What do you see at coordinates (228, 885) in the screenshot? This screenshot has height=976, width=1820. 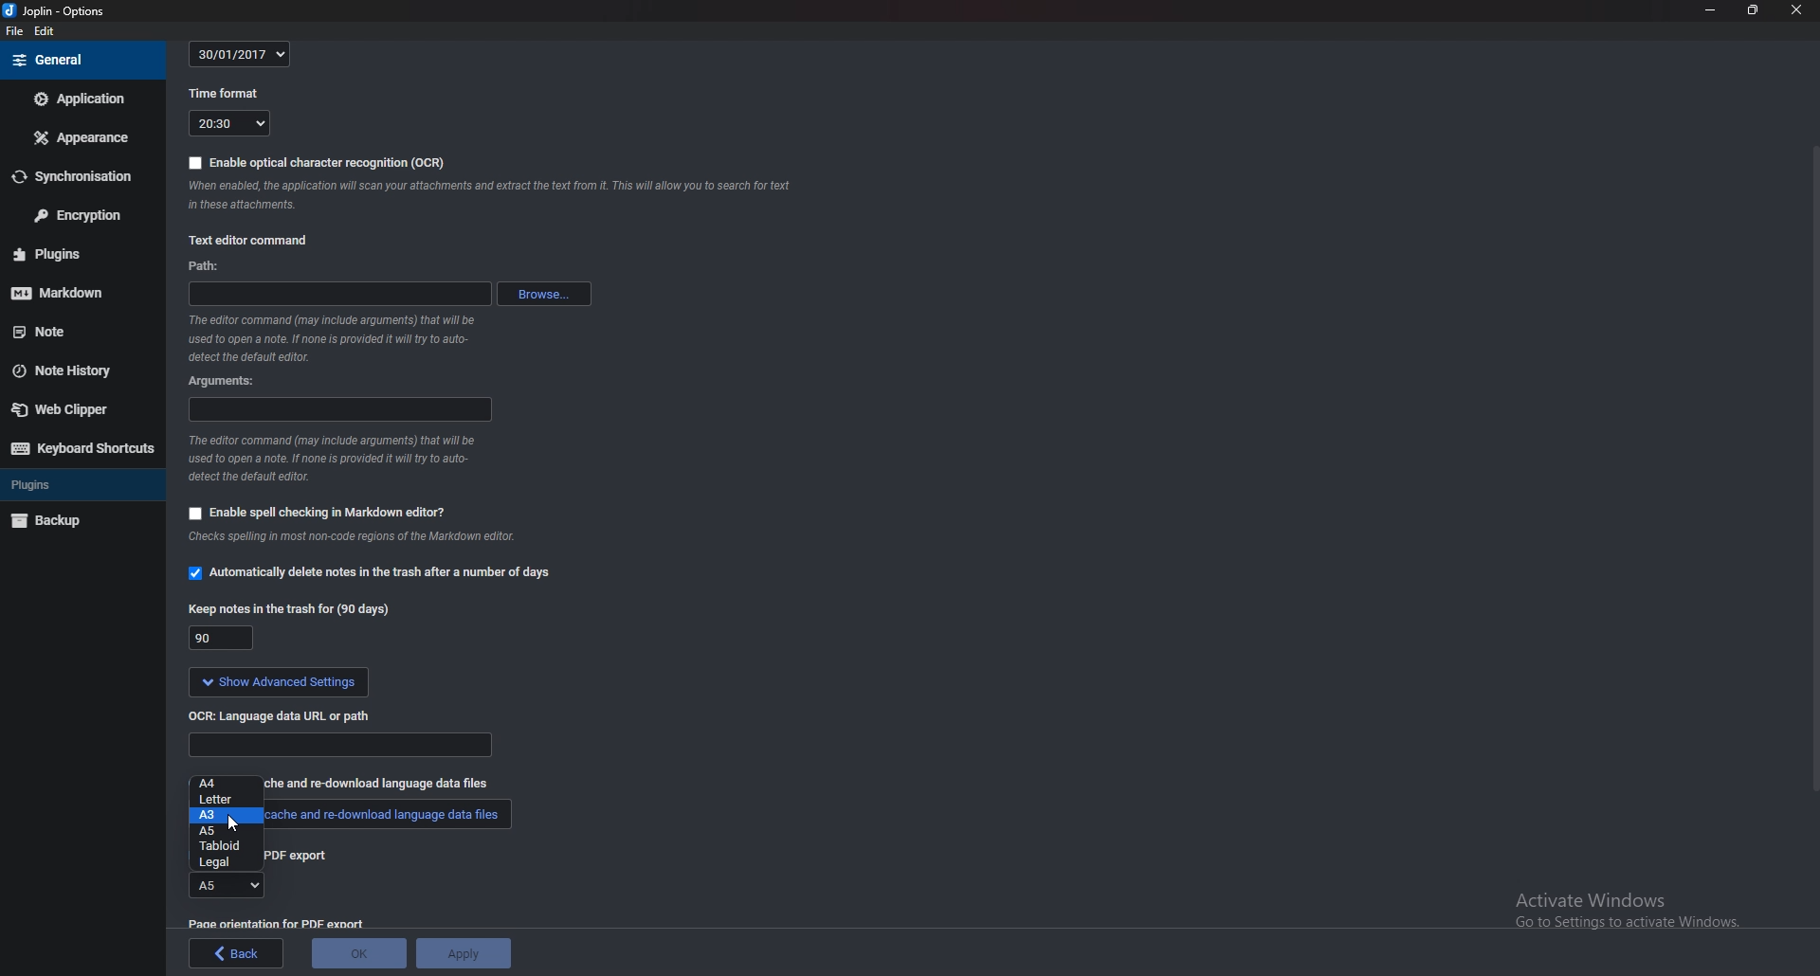 I see `A5` at bounding box center [228, 885].